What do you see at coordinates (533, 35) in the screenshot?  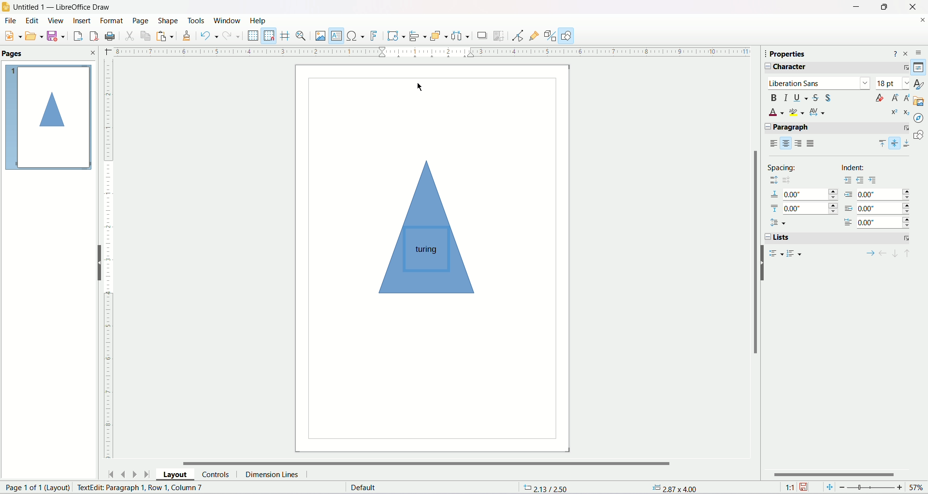 I see `Show gluepoint functions` at bounding box center [533, 35].